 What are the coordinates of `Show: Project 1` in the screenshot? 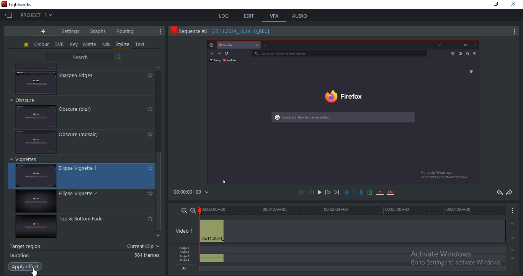 It's located at (38, 15).